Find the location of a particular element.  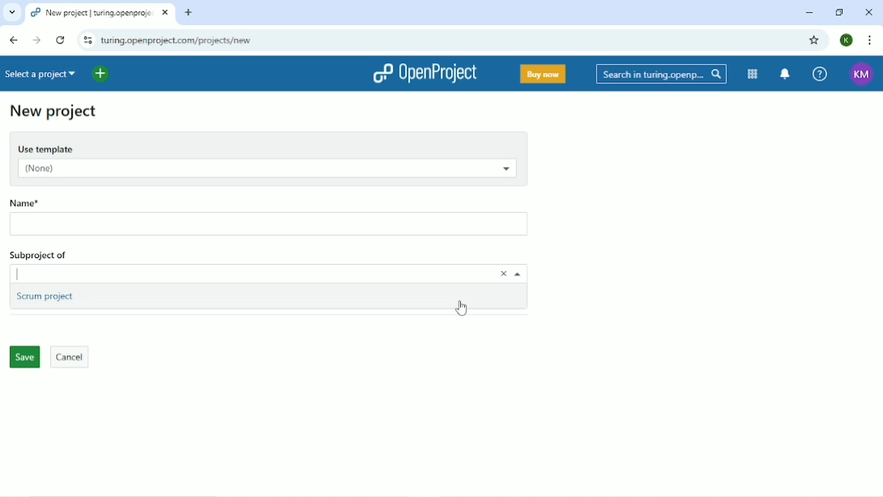

New tab is located at coordinates (189, 12).